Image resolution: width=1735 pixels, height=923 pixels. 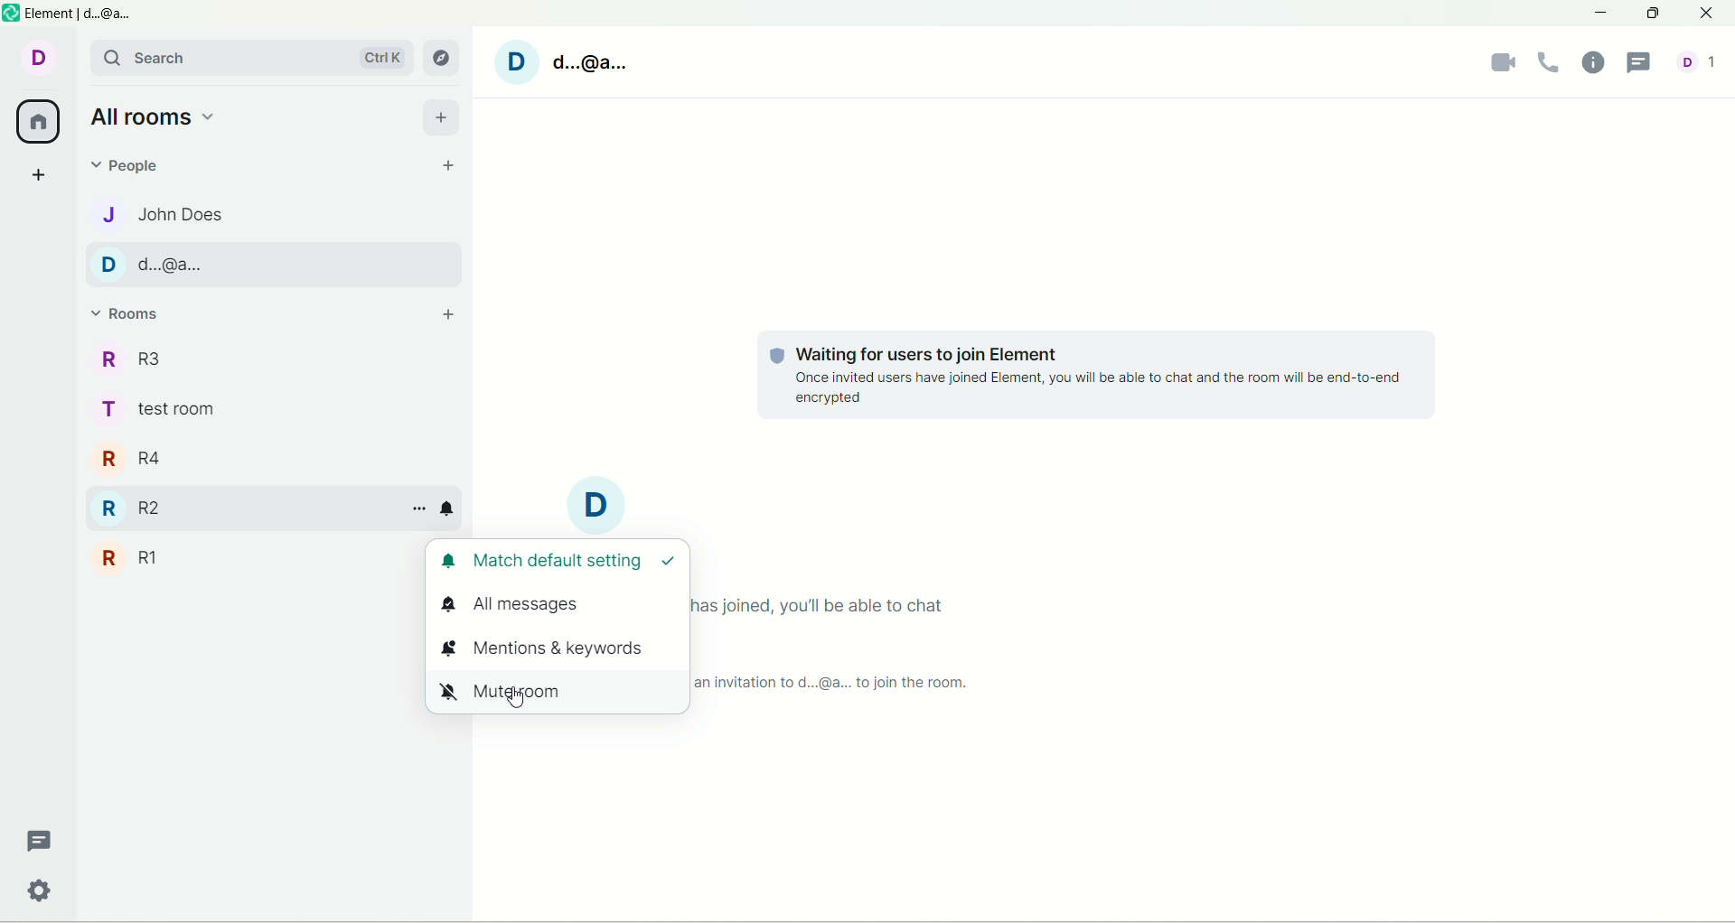 What do you see at coordinates (418, 509) in the screenshot?
I see `room options` at bounding box center [418, 509].